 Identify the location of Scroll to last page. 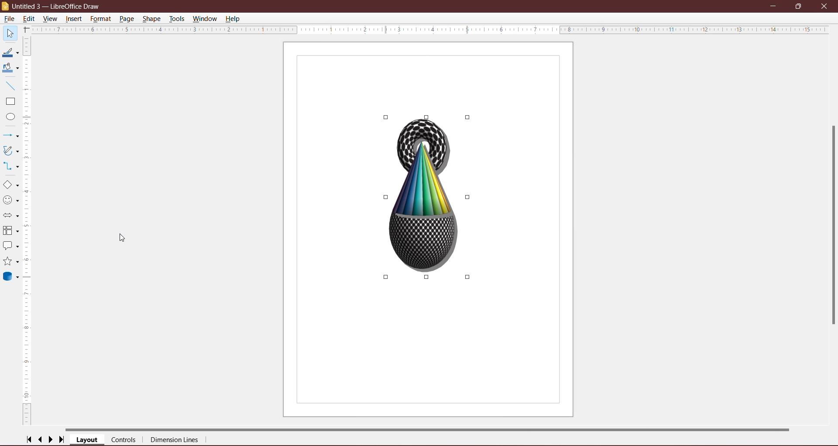
(62, 440).